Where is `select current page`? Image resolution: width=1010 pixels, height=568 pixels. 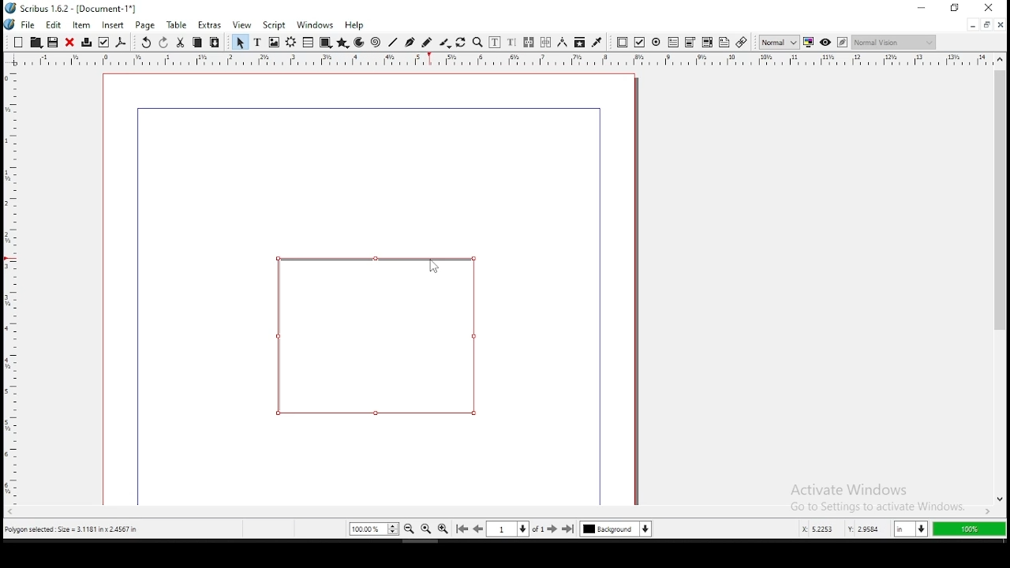 select current page is located at coordinates (507, 529).